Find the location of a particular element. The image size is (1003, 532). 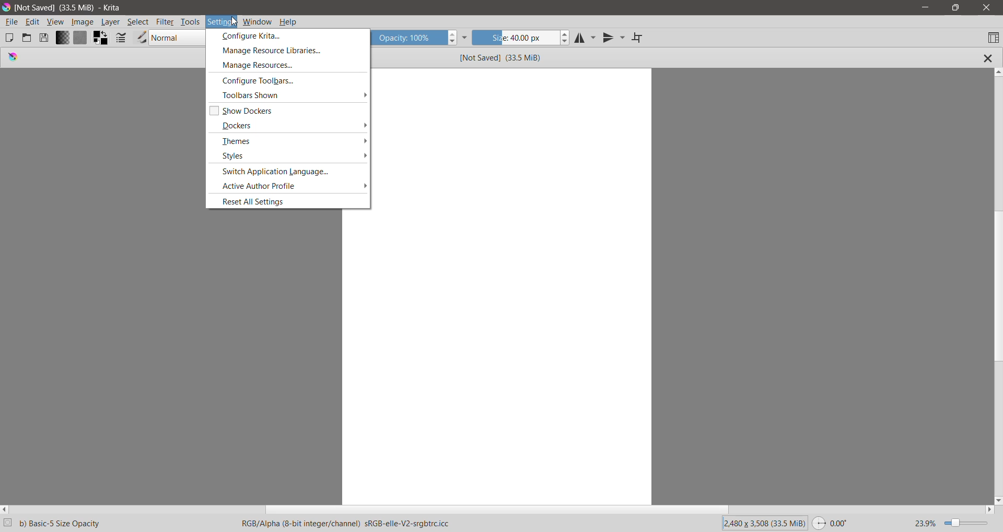

Reset All Settings is located at coordinates (253, 201).